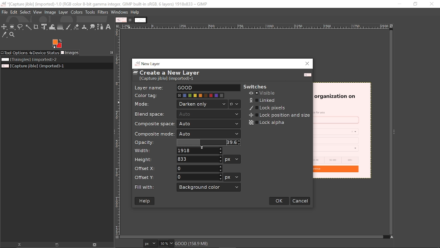 The width and height of the screenshot is (440, 248). Describe the element at coordinates (135, 12) in the screenshot. I see `` at that location.